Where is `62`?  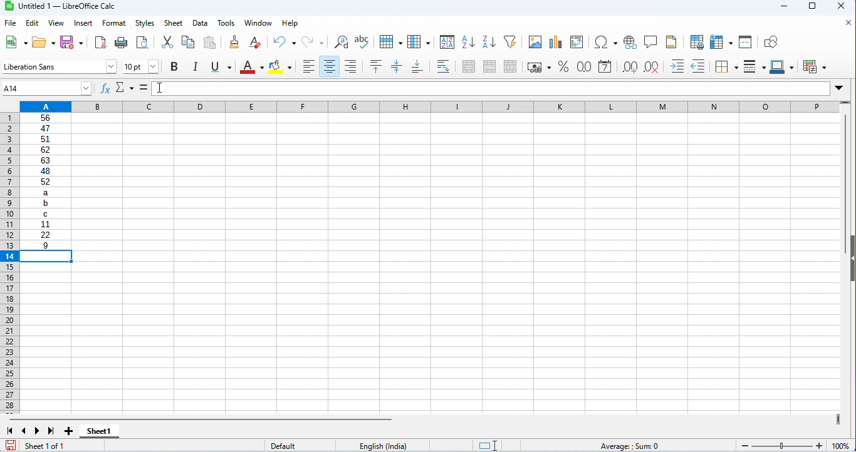 62 is located at coordinates (45, 150).